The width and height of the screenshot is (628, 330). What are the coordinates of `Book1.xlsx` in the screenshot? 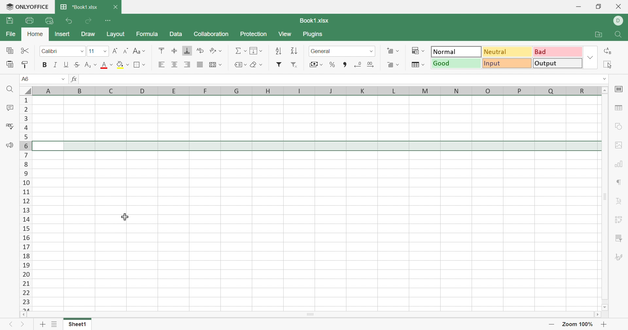 It's located at (316, 21).